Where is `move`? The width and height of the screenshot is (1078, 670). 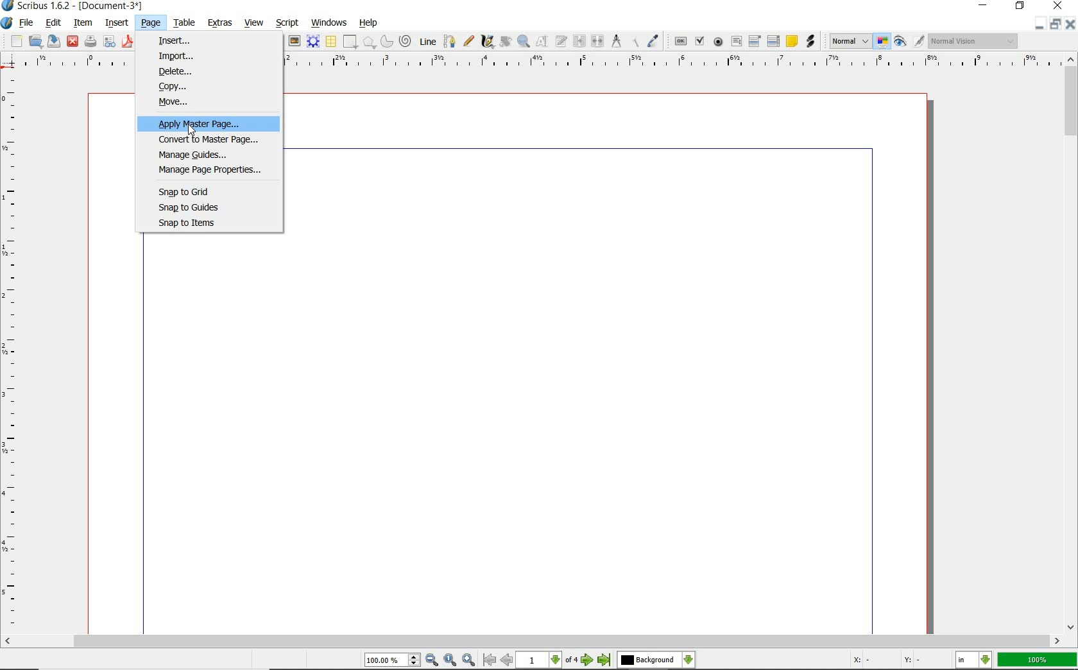 move is located at coordinates (214, 103).